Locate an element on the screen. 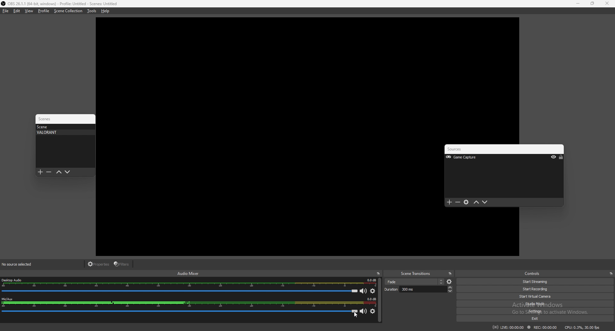 The width and height of the screenshot is (615, 331). scene collection is located at coordinates (68, 11).